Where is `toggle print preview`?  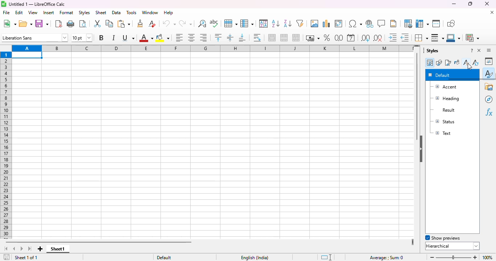
toggle print preview is located at coordinates (83, 24).